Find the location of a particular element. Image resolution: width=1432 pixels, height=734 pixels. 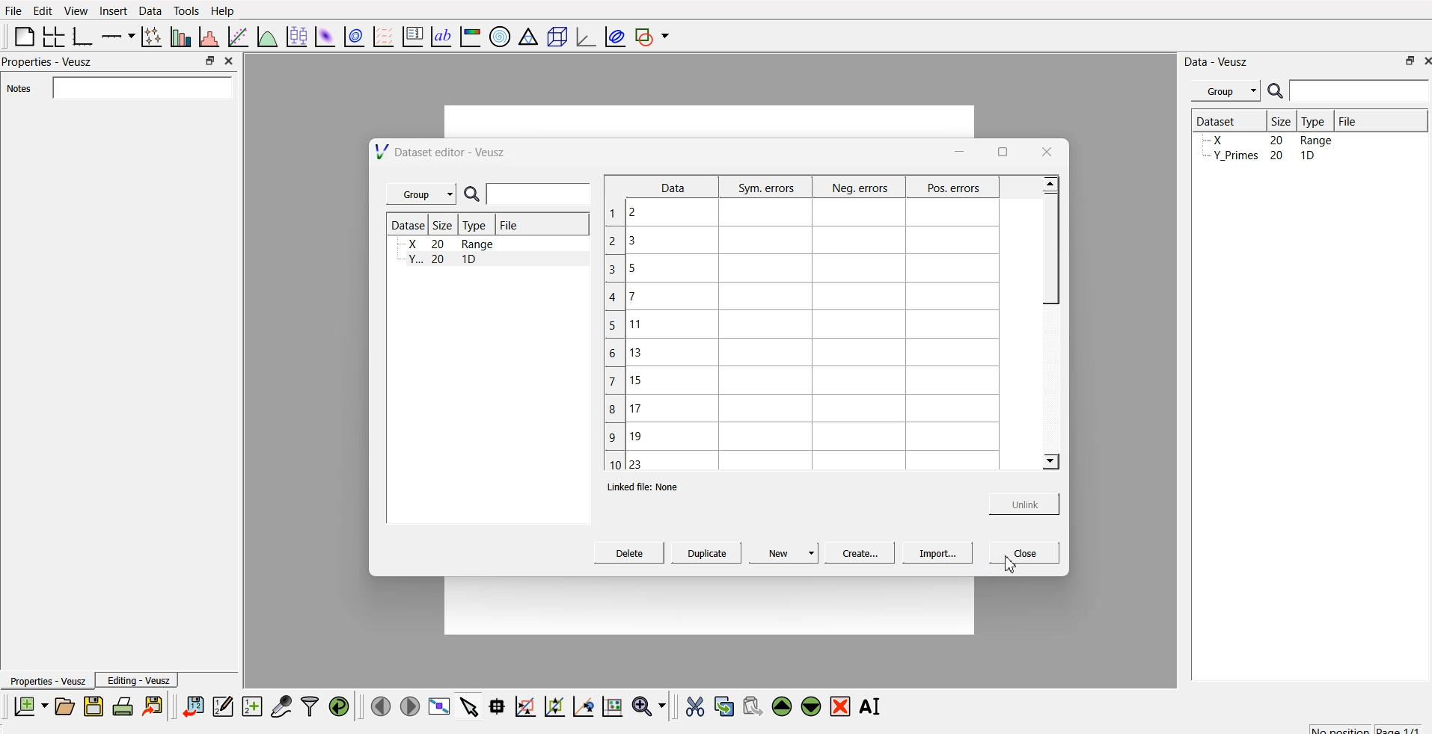

paste the widget from the clipboard is located at coordinates (753, 706).